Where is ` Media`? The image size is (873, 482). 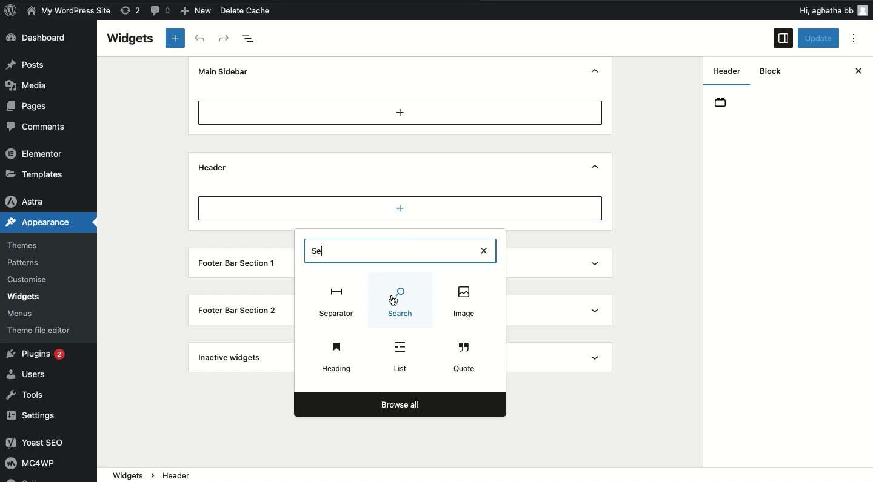
 Media is located at coordinates (34, 84).